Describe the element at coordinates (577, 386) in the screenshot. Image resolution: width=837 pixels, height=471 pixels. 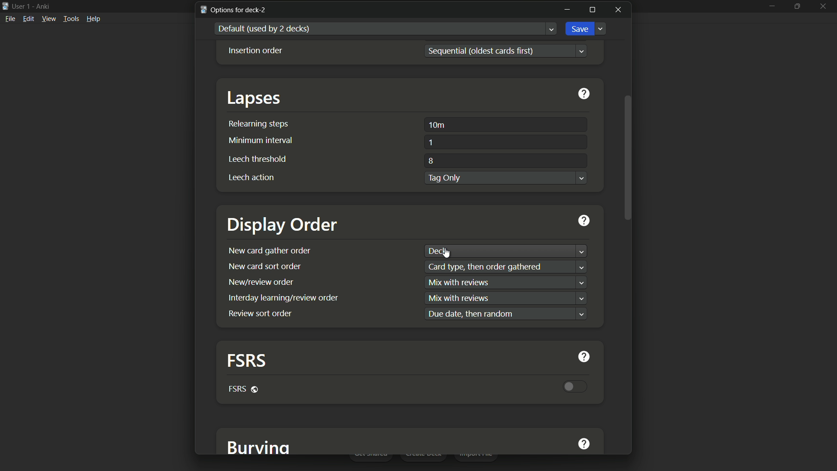
I see `toggle button` at that location.